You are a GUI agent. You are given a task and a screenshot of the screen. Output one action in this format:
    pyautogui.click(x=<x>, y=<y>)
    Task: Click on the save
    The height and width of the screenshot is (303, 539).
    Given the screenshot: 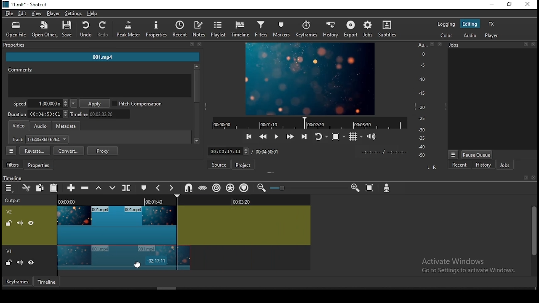 What is the action you would take?
    pyautogui.click(x=67, y=29)
    